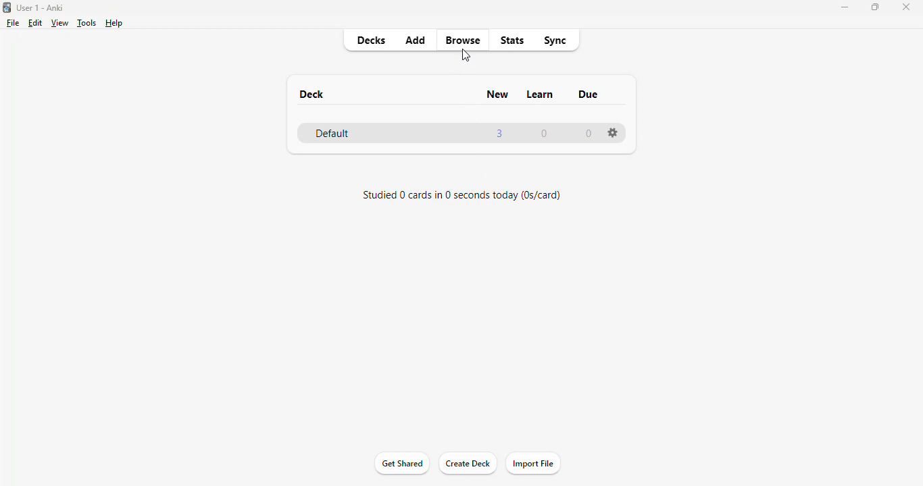 The image size is (923, 486). What do you see at coordinates (403, 464) in the screenshot?
I see `get shared` at bounding box center [403, 464].